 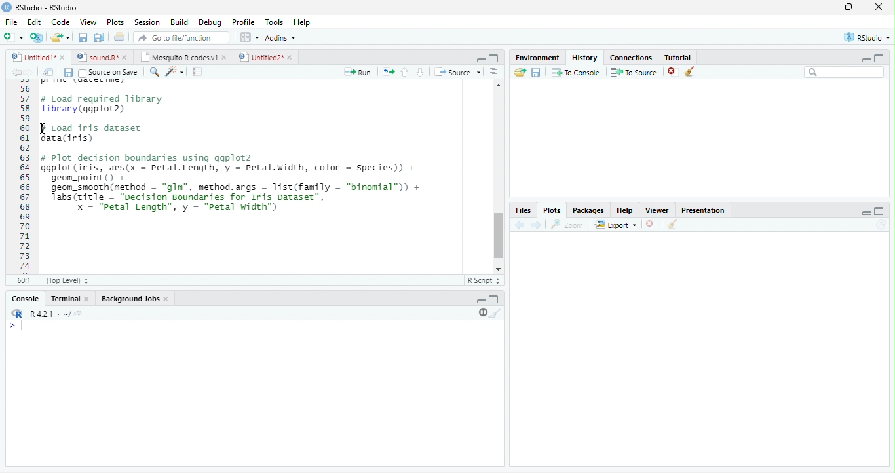 What do you see at coordinates (240, 200) in the screenshot?
I see `geom_smooth(method = gim , method.args = list(Tamily = binomial )) +
Tabs(title - “Decision Boundaries for Iris Dataset”,
x = "petal Length”, y = "Petal width")` at bounding box center [240, 200].